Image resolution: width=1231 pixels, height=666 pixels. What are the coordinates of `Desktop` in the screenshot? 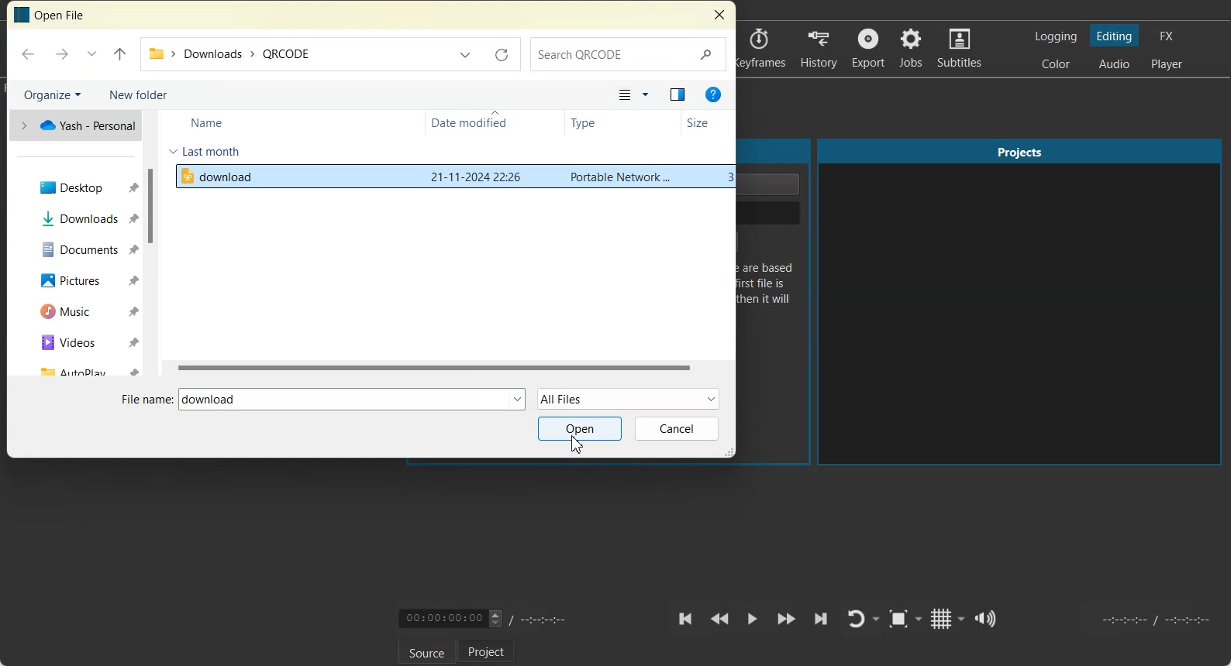 It's located at (81, 187).